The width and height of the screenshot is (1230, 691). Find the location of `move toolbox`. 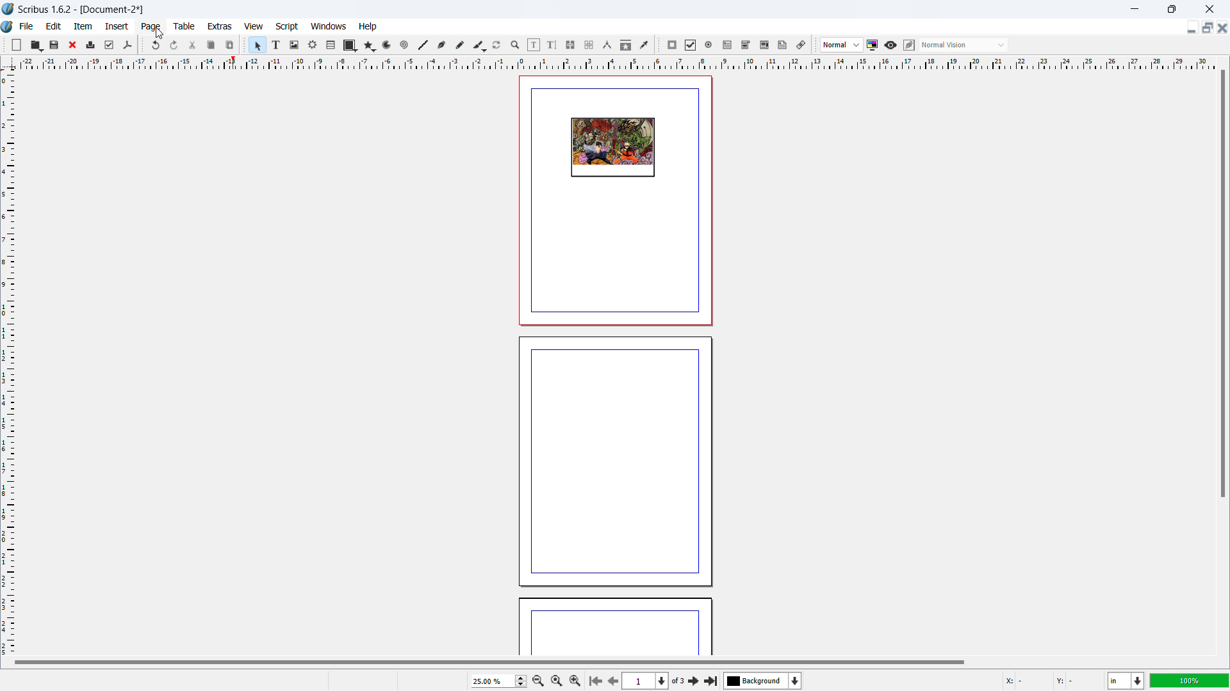

move toolbox is located at coordinates (142, 44).